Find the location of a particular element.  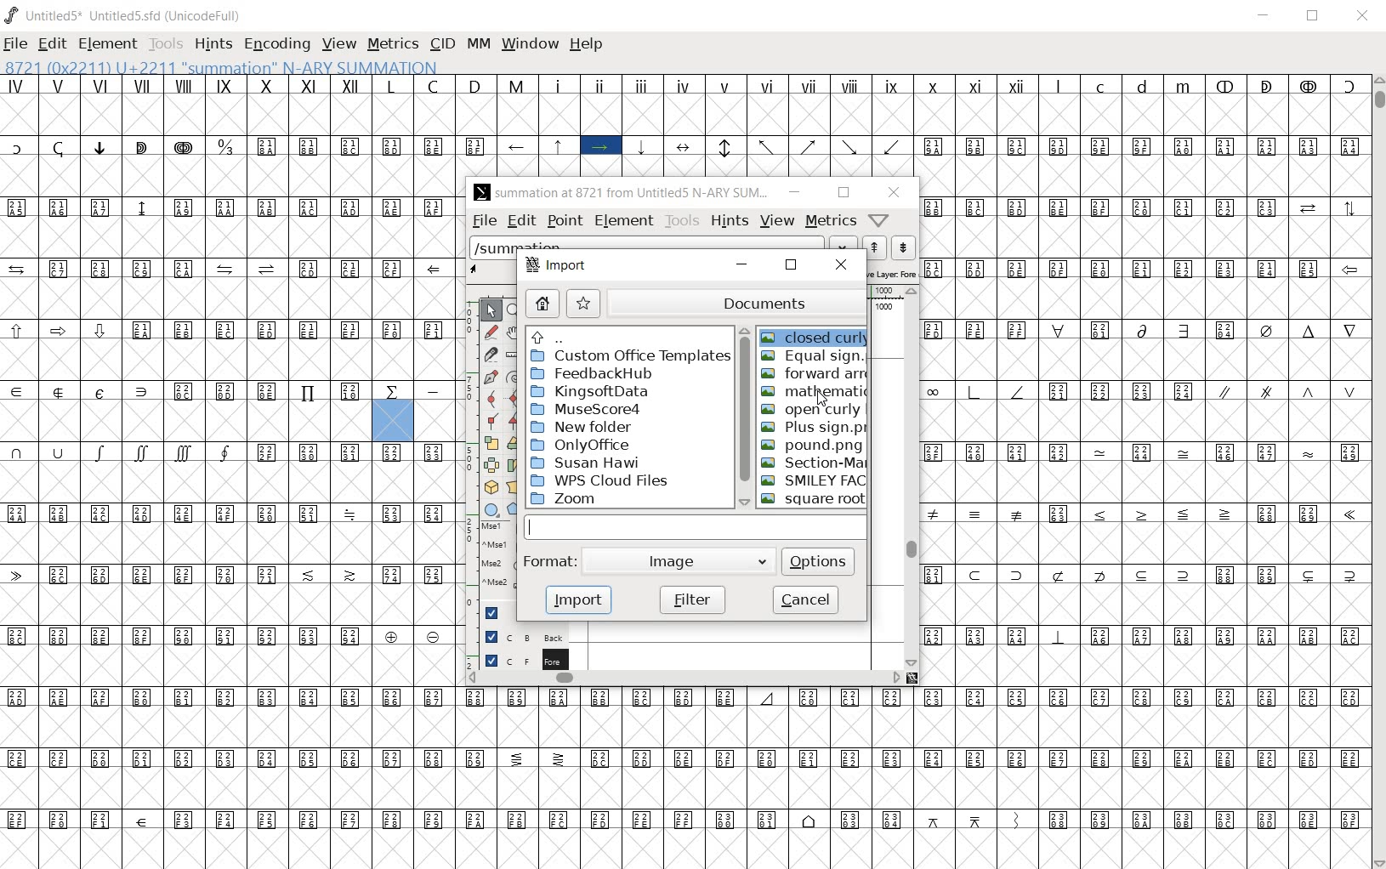

METRICS is located at coordinates (392, 43).